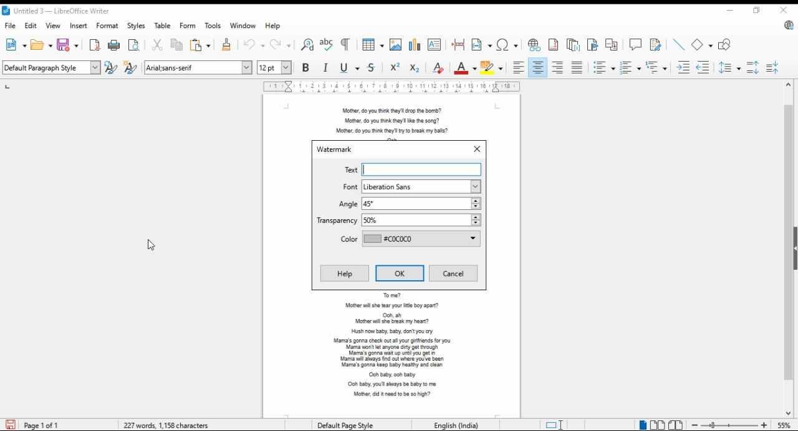 The height and width of the screenshot is (431, 798). I want to click on insert hyperlink, so click(532, 45).